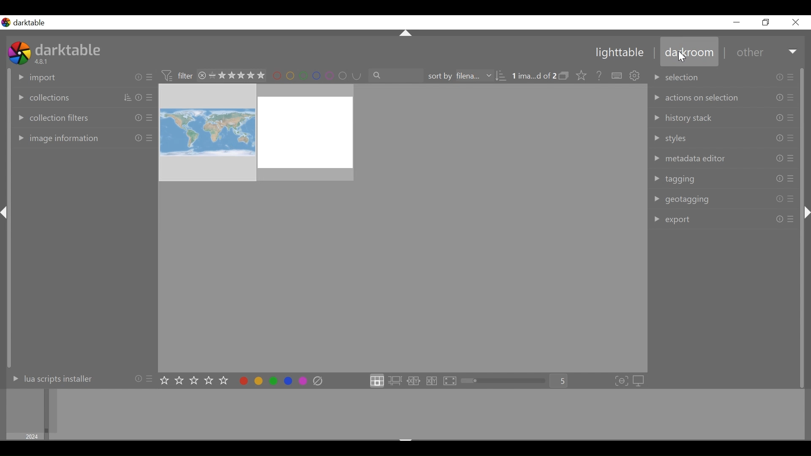  I want to click on darktable desktop icon, so click(19, 54).